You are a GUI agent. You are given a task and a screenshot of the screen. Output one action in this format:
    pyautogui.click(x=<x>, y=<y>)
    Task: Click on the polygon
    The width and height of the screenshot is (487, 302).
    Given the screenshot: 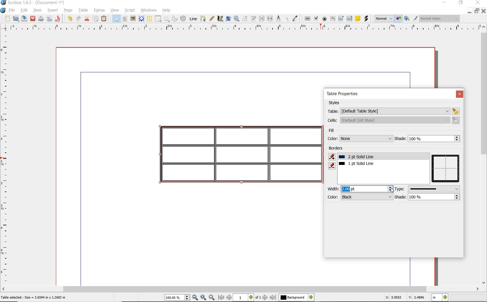 What is the action you would take?
    pyautogui.click(x=167, y=19)
    